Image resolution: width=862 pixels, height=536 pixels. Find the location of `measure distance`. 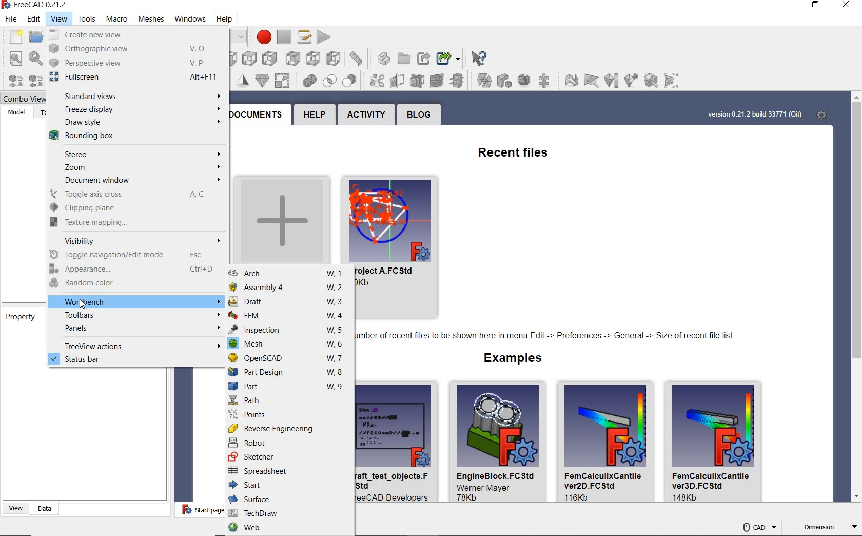

measure distance is located at coordinates (335, 58).